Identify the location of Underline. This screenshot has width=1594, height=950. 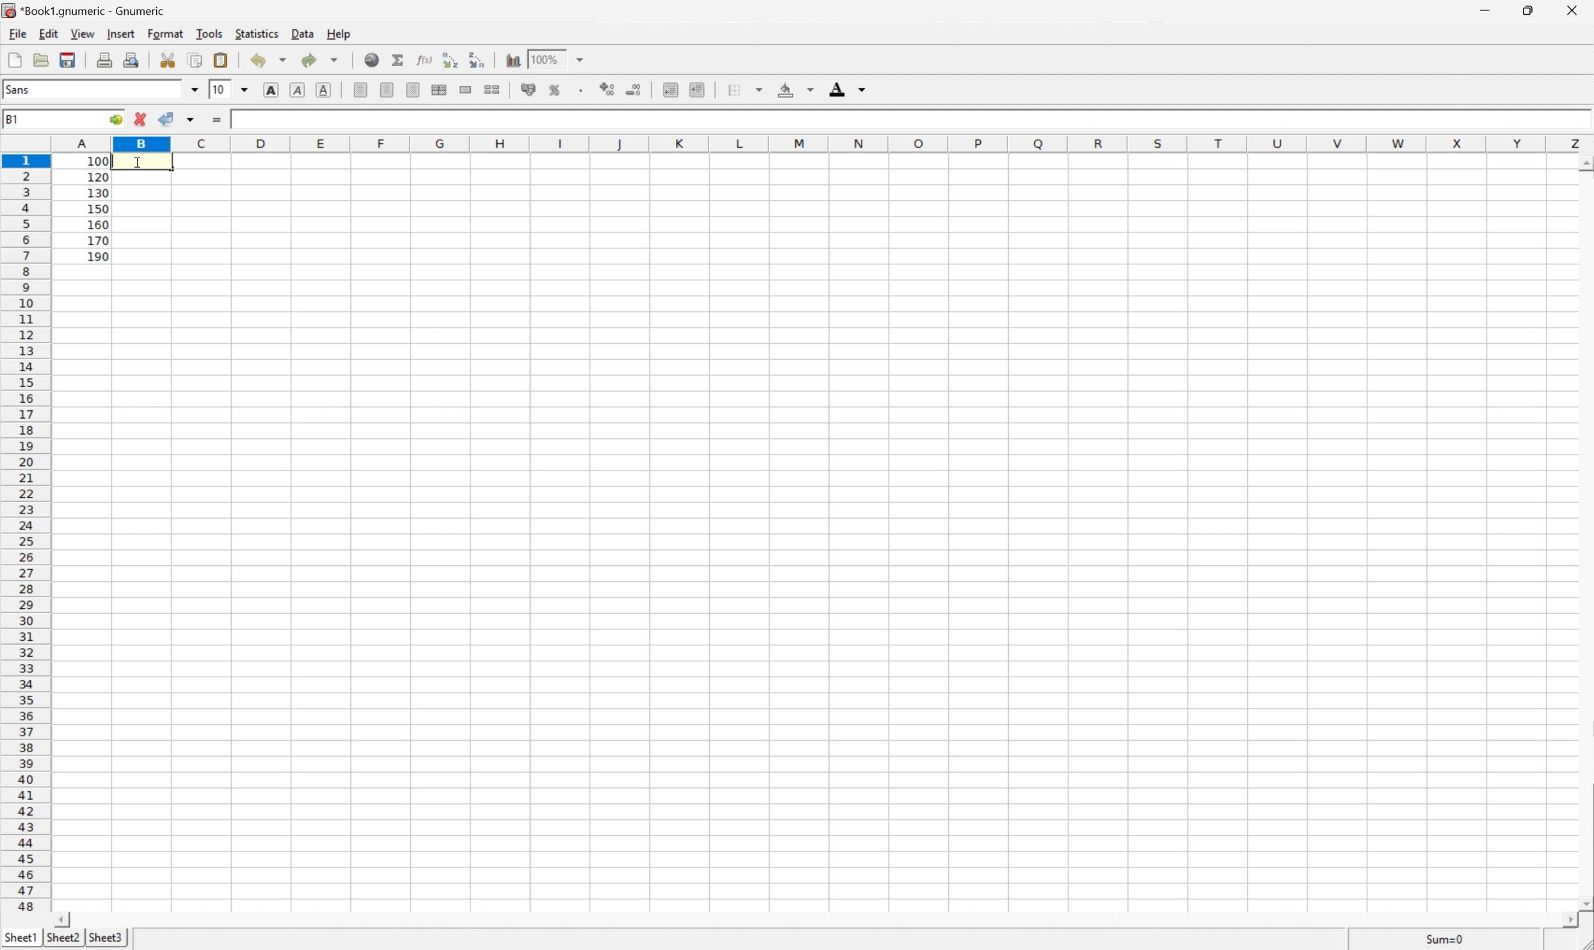
(324, 91).